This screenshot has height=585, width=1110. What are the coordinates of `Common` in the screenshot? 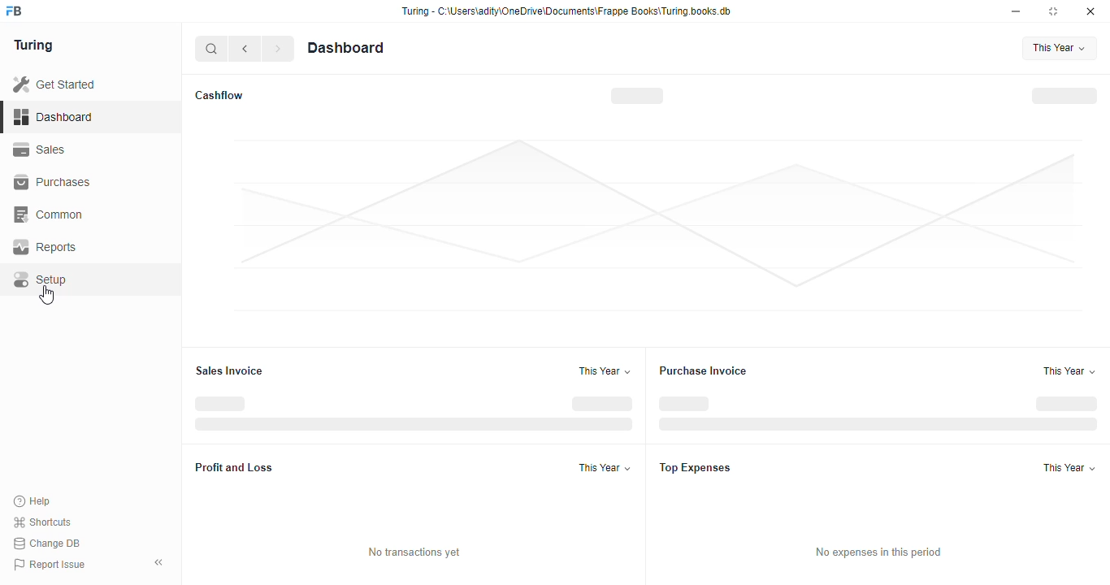 It's located at (88, 213).